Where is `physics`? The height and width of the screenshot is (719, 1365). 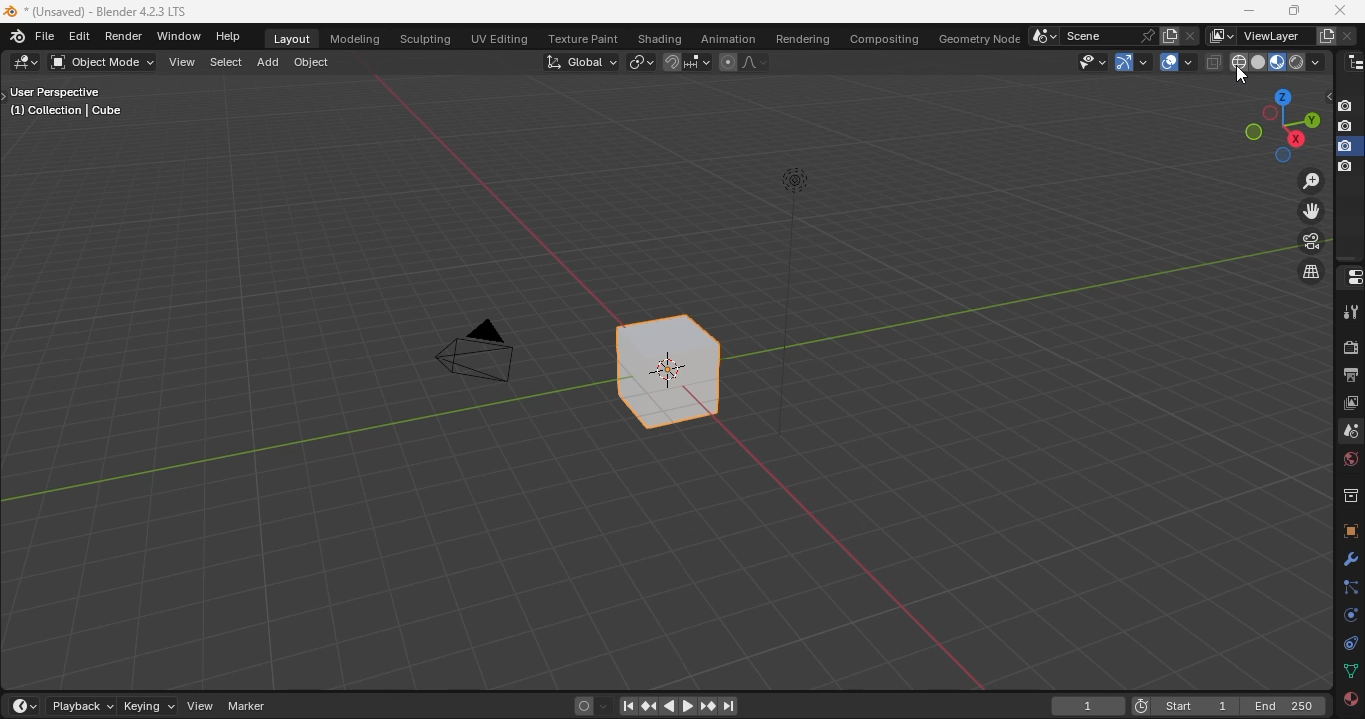
physics is located at coordinates (1348, 615).